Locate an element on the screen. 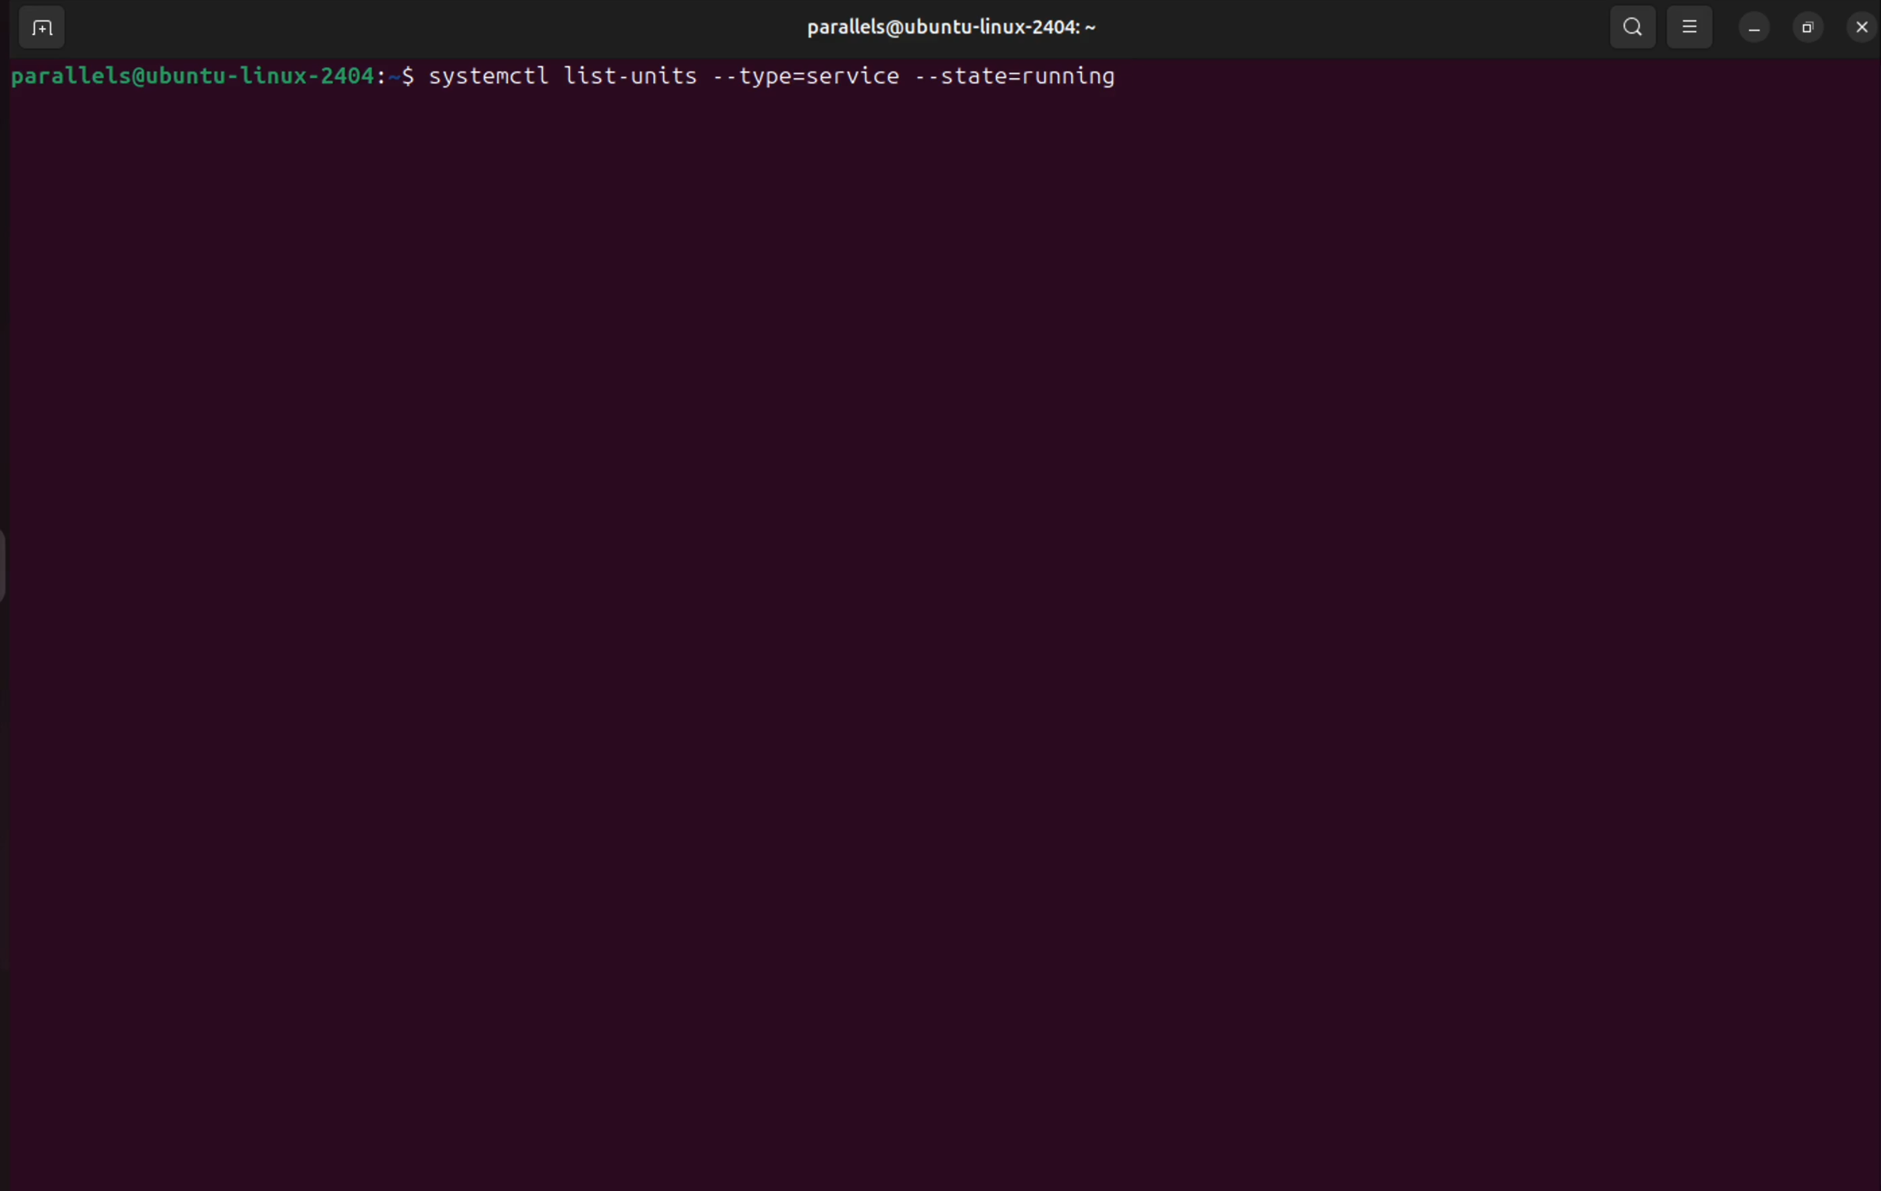  search is located at coordinates (1632, 27).